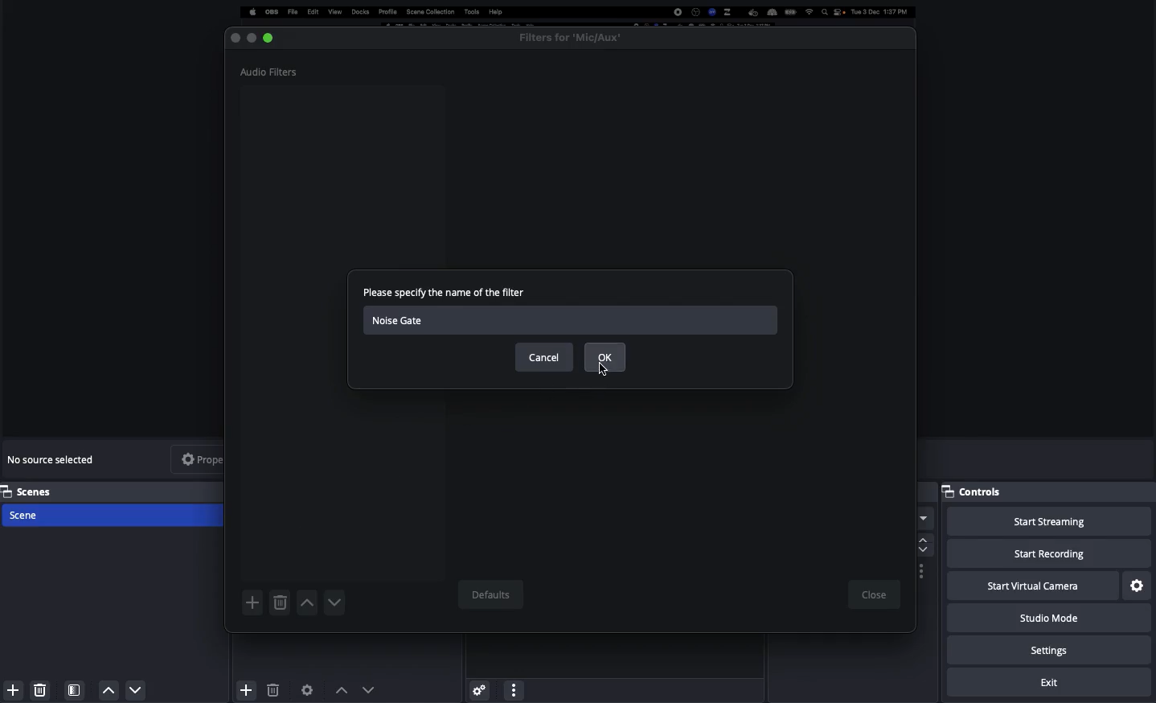  Describe the element at coordinates (1051, 651) in the screenshot. I see `Settings` at that location.